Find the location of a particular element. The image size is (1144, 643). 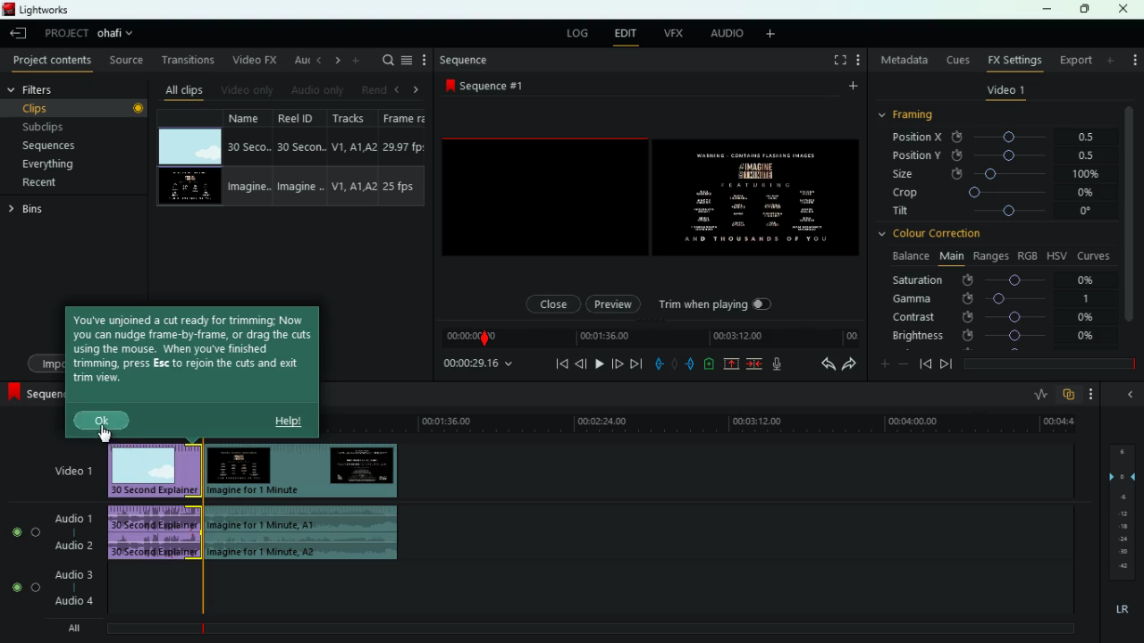

play is located at coordinates (596, 363).